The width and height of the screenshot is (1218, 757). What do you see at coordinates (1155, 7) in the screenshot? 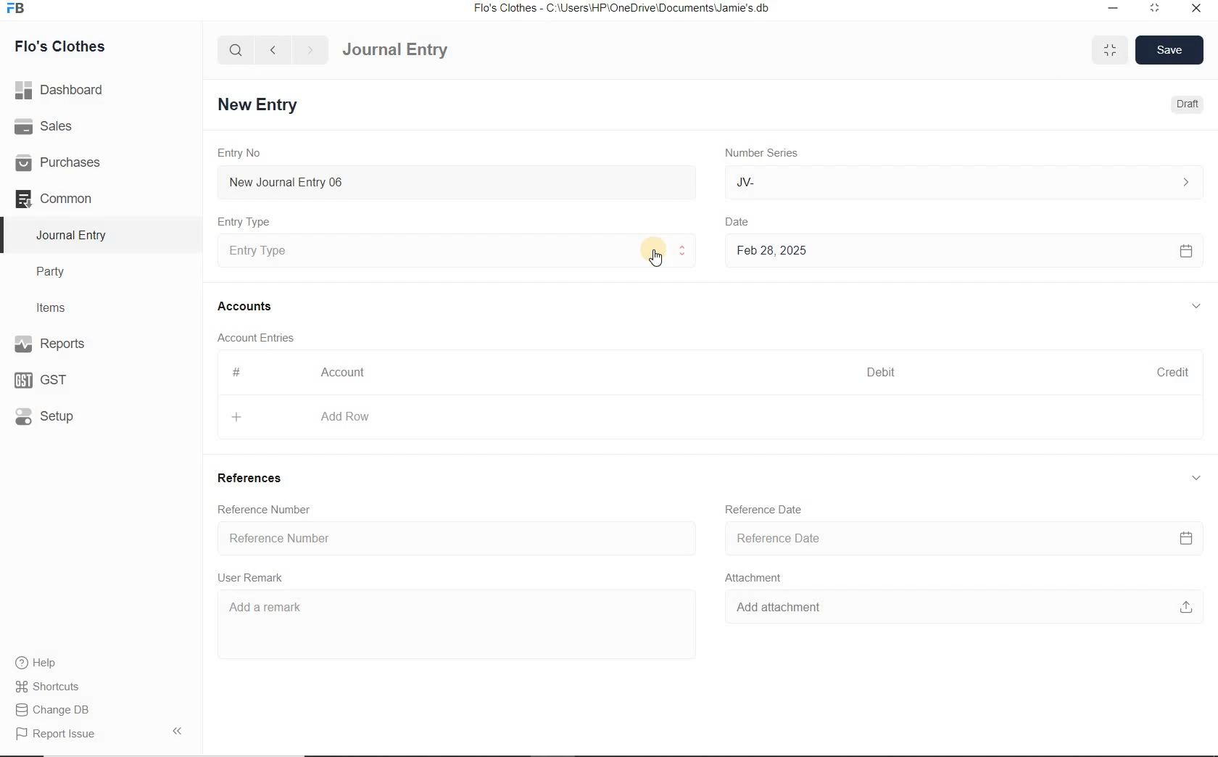
I see `maximize` at bounding box center [1155, 7].